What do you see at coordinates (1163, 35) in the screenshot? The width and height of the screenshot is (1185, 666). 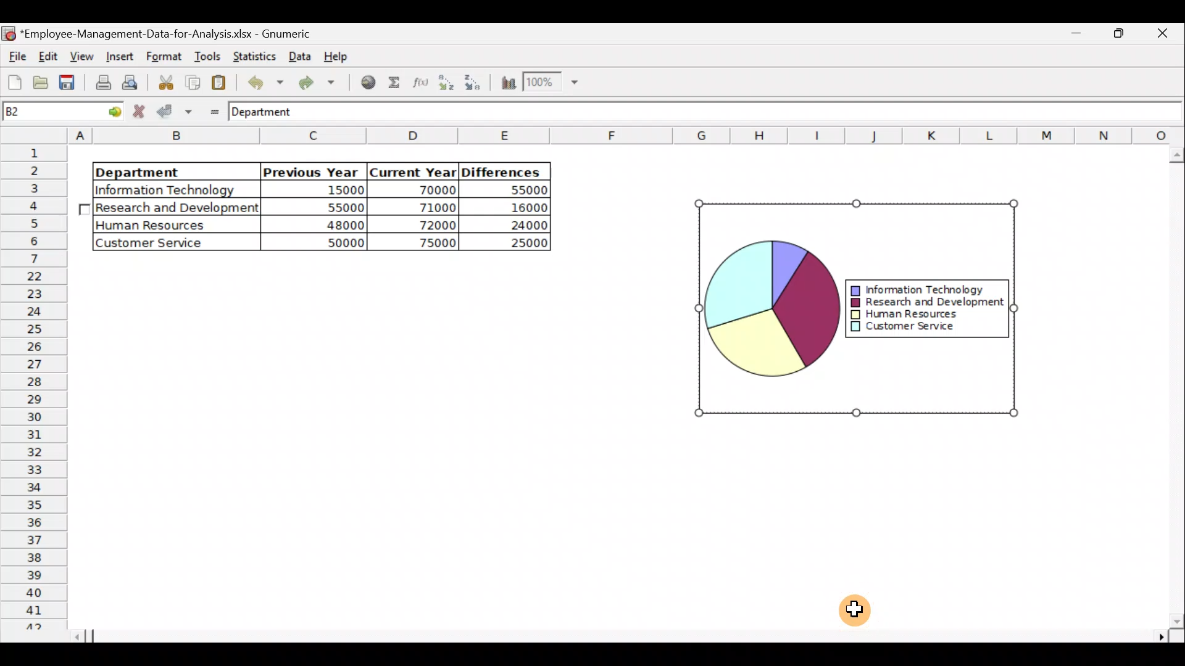 I see `Close` at bounding box center [1163, 35].